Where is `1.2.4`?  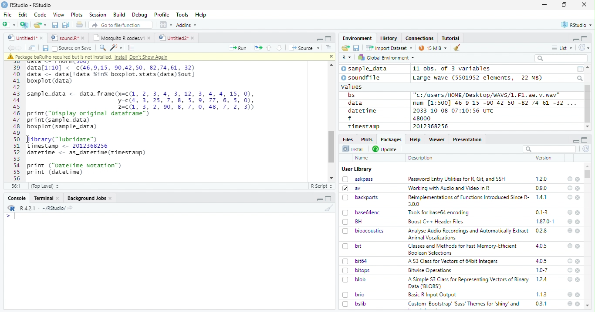 1.2.4 is located at coordinates (542, 279).